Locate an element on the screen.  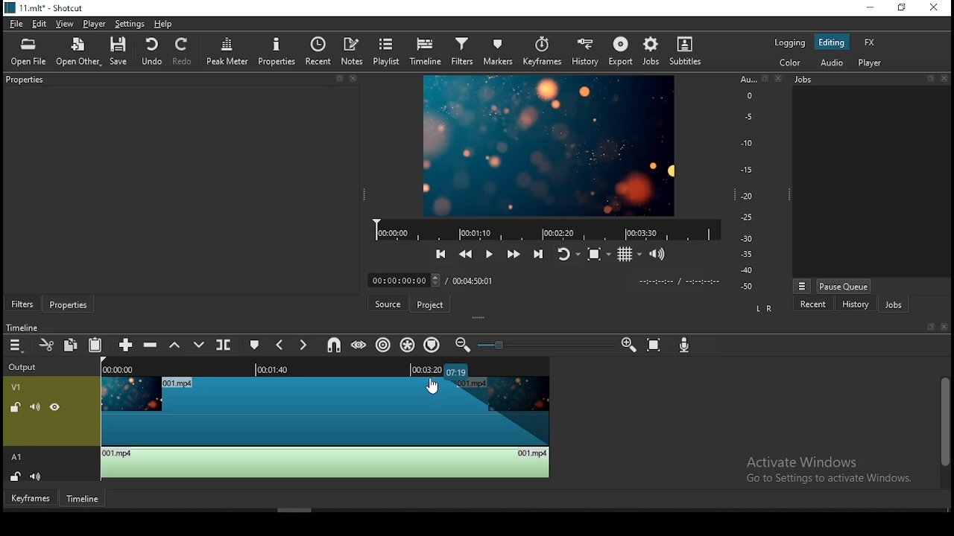
jobs is located at coordinates (656, 51).